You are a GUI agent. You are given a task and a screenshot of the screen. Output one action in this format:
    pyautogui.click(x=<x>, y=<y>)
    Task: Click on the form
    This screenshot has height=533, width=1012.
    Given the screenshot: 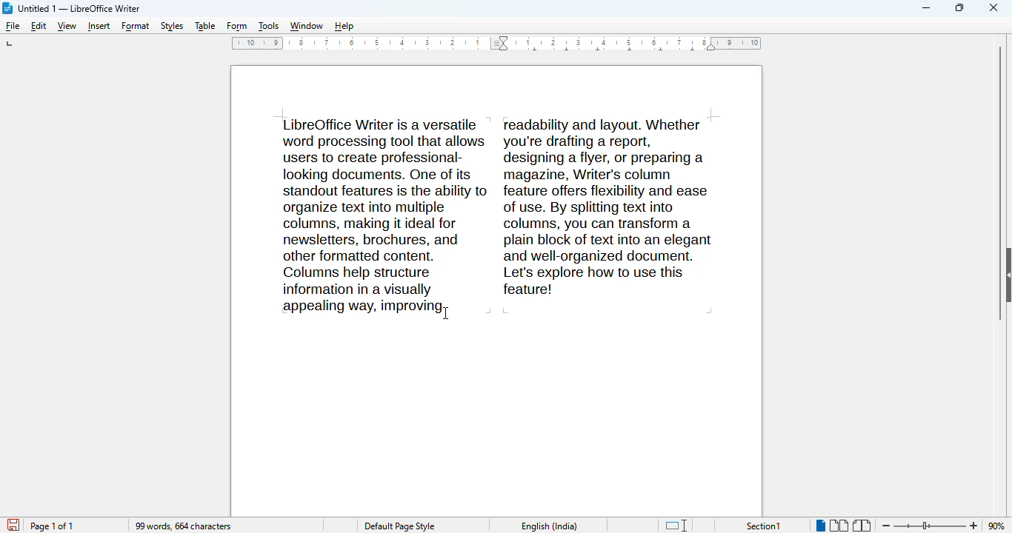 What is the action you would take?
    pyautogui.click(x=237, y=27)
    